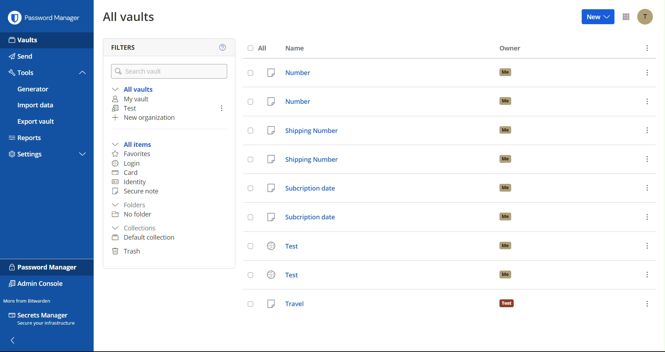 The image size is (665, 352). I want to click on Export vault, so click(44, 121).